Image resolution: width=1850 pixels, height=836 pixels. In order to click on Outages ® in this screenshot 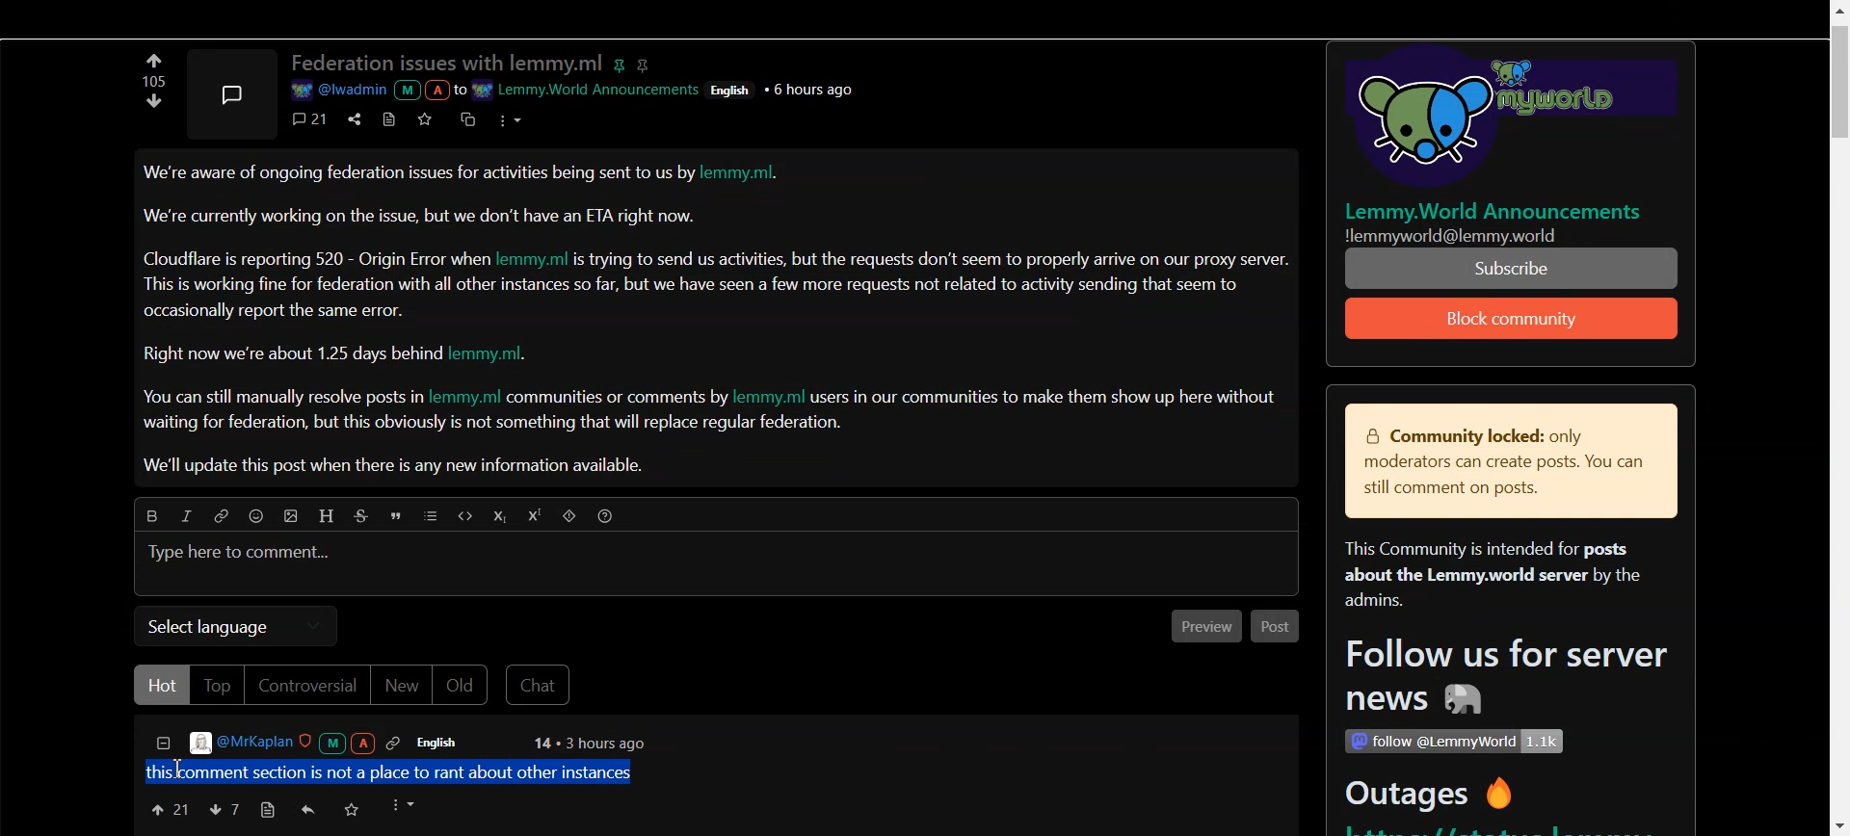, I will do `click(1431, 797)`.